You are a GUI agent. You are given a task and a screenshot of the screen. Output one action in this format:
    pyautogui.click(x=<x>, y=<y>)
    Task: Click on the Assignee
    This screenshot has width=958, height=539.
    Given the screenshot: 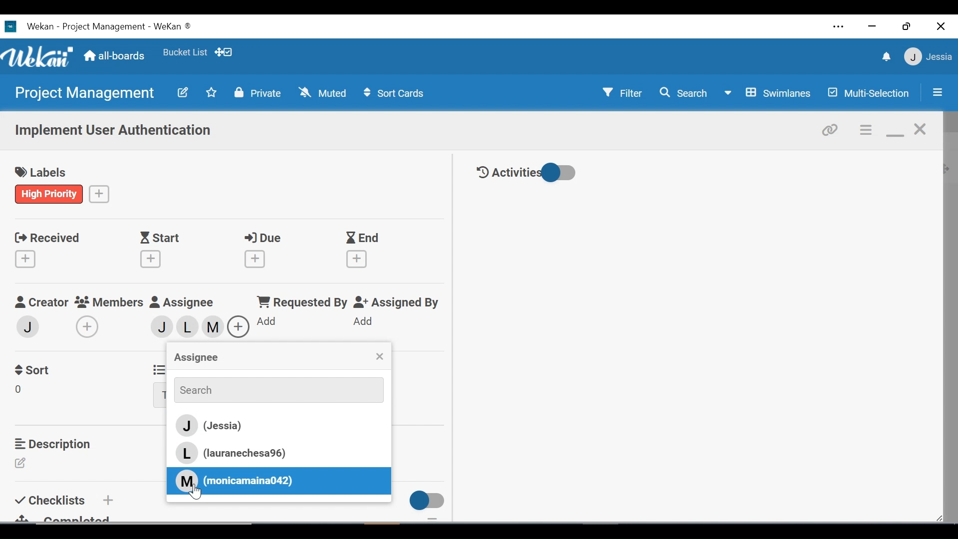 What is the action you would take?
    pyautogui.click(x=195, y=358)
    